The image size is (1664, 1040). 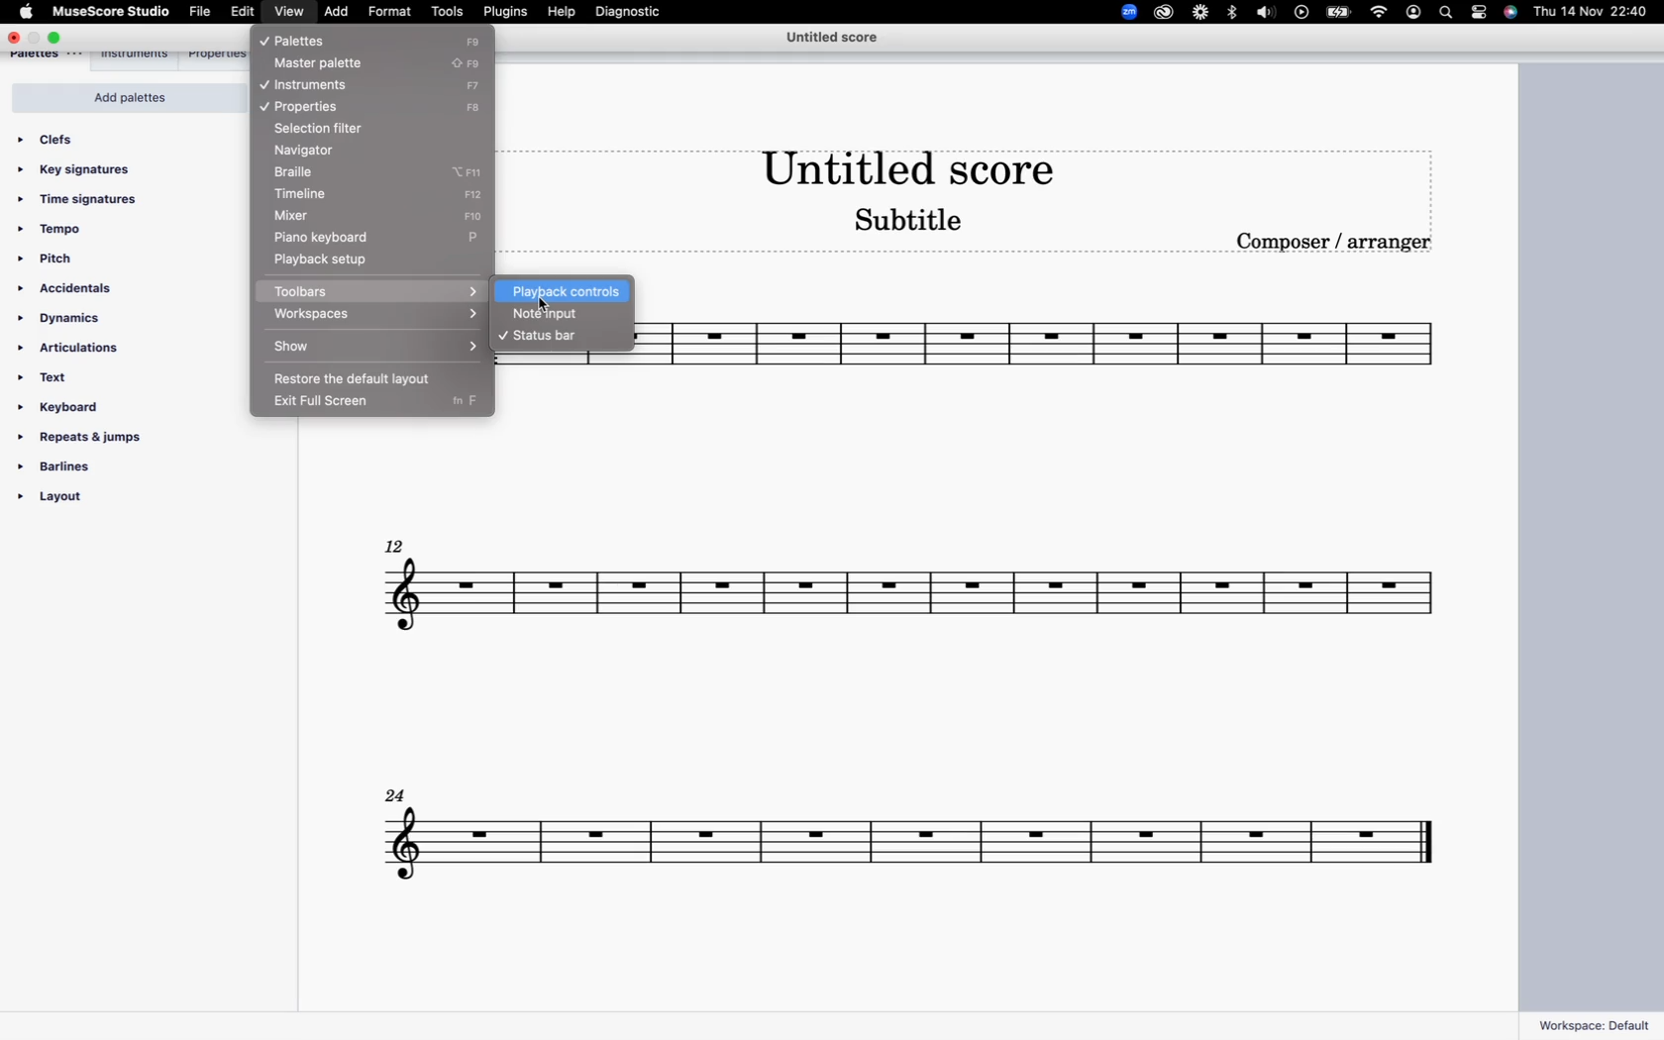 What do you see at coordinates (58, 260) in the screenshot?
I see `pitch` at bounding box center [58, 260].